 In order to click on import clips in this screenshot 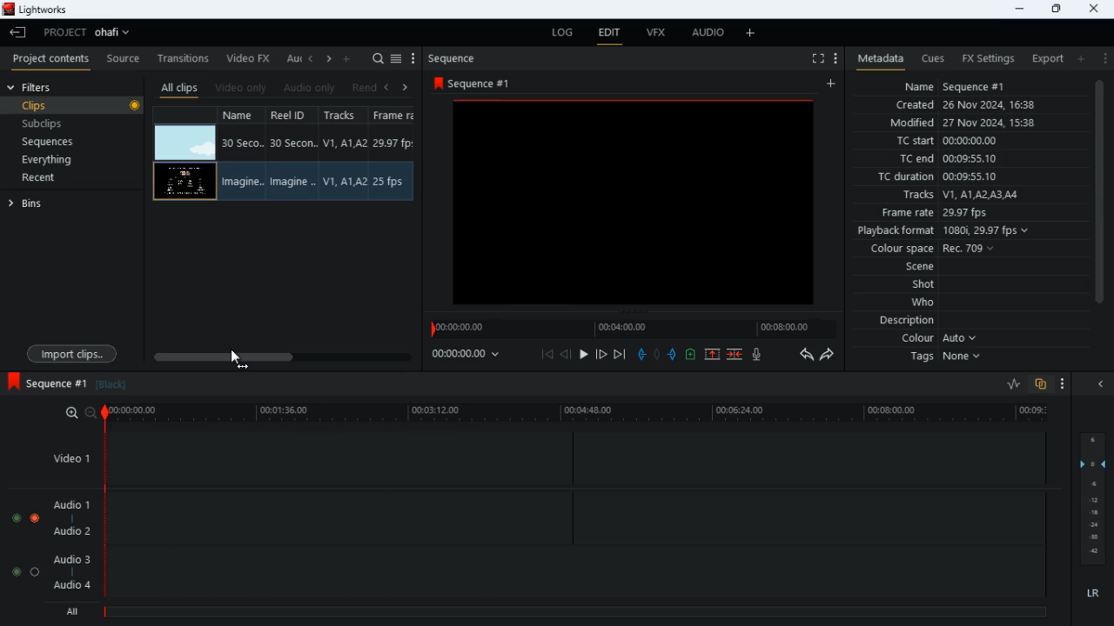, I will do `click(75, 352)`.